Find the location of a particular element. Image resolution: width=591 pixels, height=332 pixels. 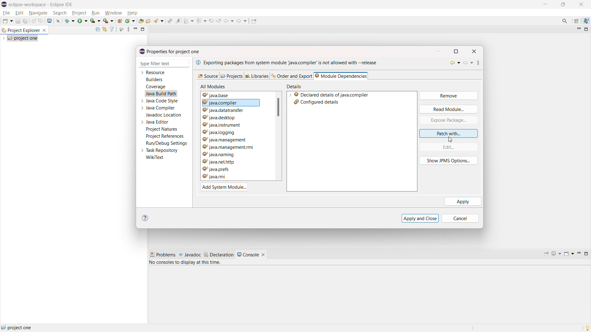

all modules is located at coordinates (213, 86).